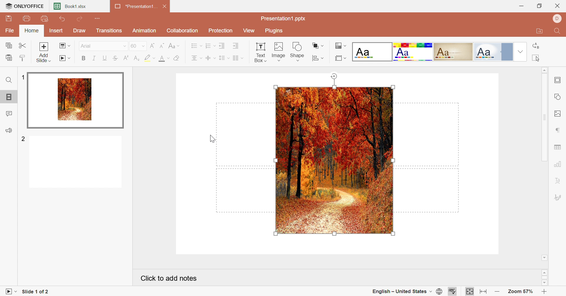 This screenshot has height=296, width=566. Describe the element at coordinates (250, 30) in the screenshot. I see `View` at that location.